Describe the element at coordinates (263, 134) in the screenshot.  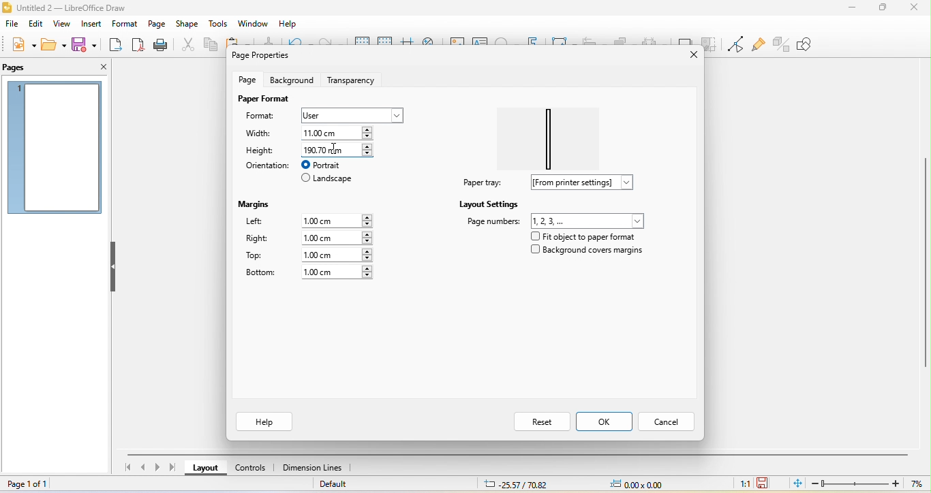
I see `width` at that location.